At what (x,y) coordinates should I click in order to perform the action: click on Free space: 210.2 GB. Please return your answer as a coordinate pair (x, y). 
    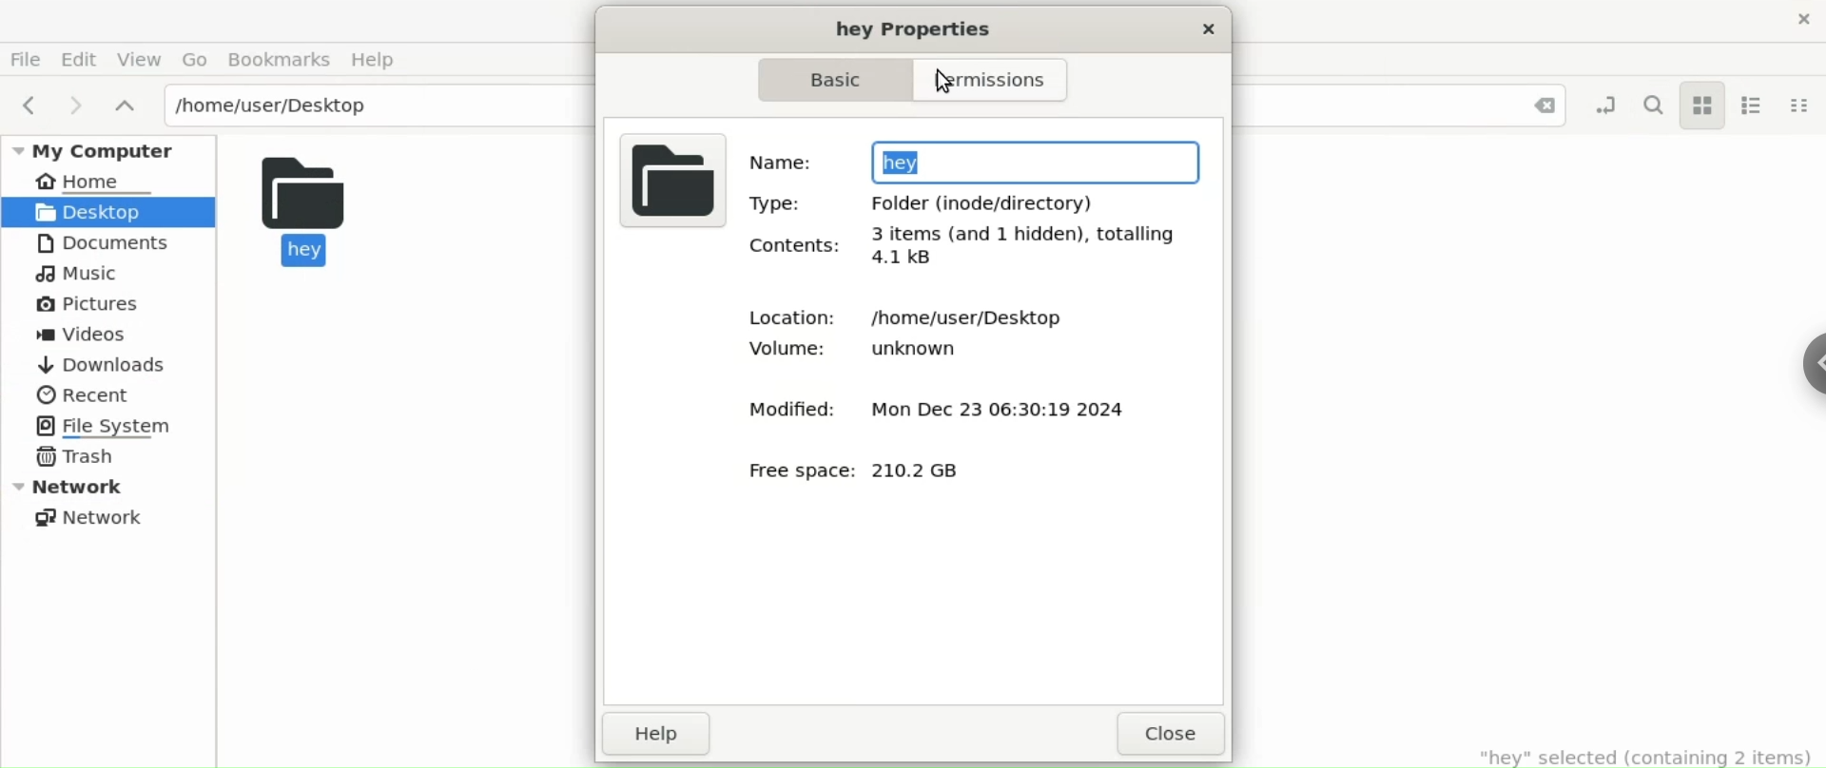
    Looking at the image, I should click on (867, 468).